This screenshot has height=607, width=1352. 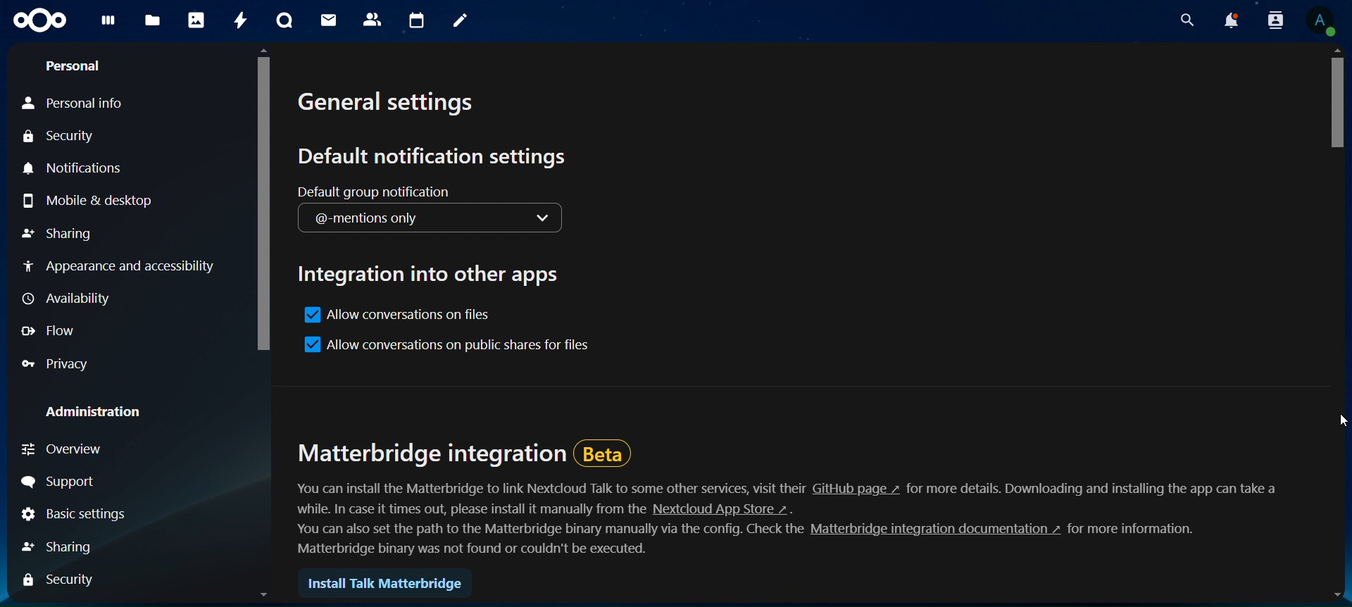 I want to click on text, so click(x=551, y=488).